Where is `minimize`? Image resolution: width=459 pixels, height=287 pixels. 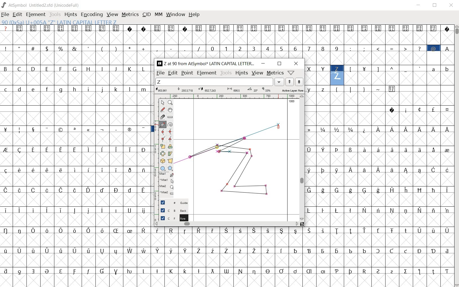 minimize is located at coordinates (420, 6).